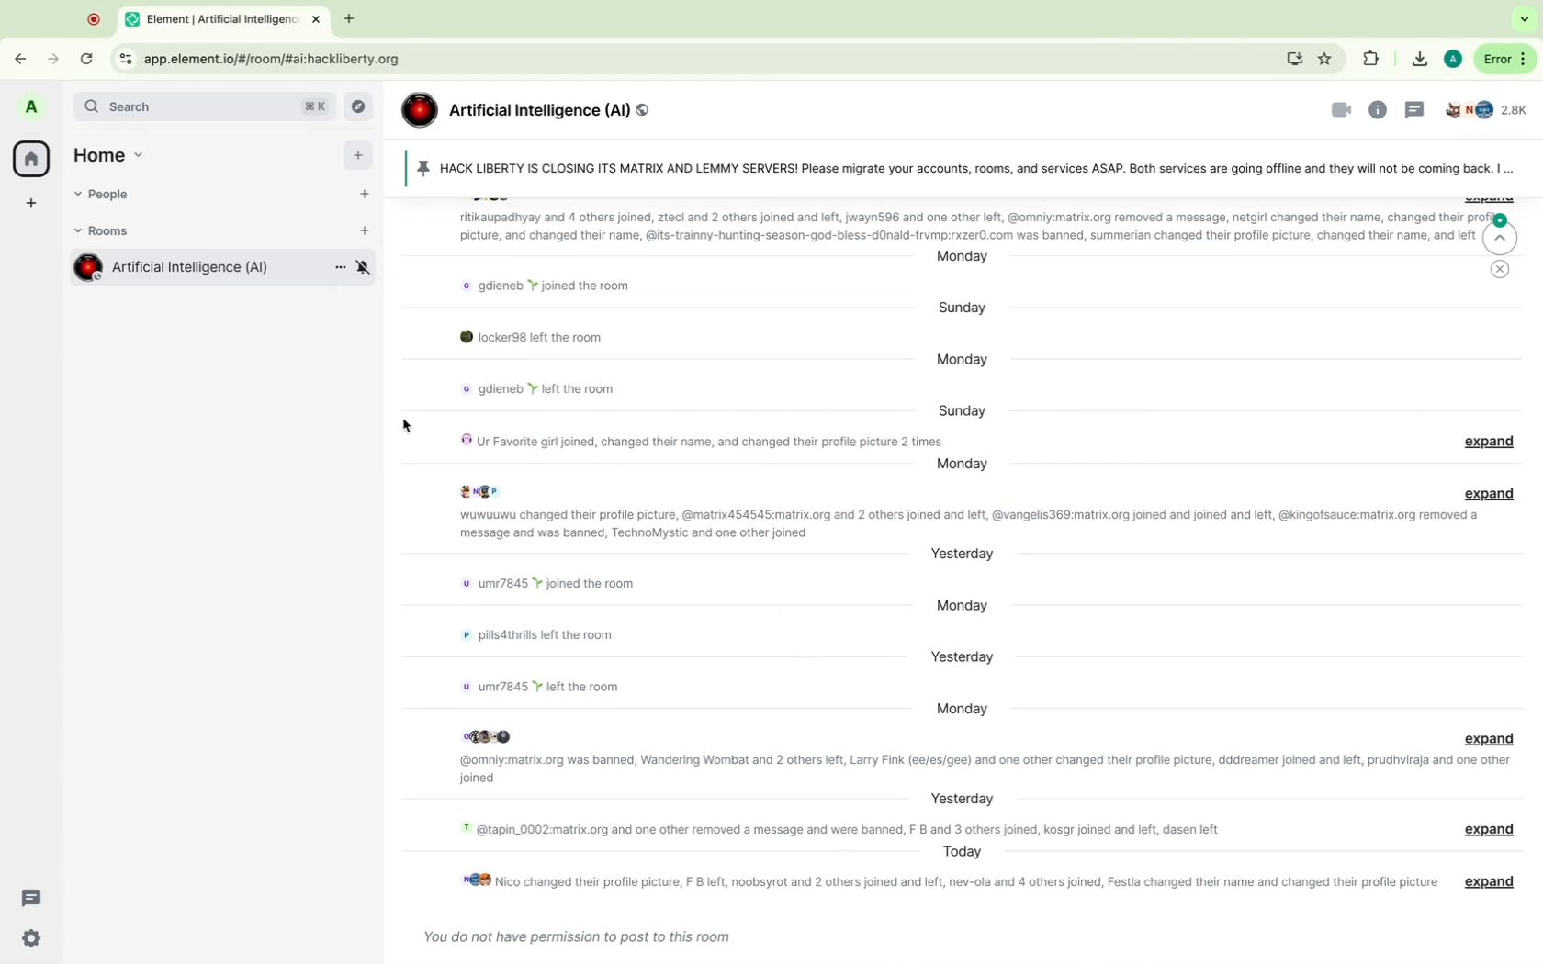 Image resolution: width=1543 pixels, height=964 pixels. What do you see at coordinates (33, 937) in the screenshot?
I see `quick settings` at bounding box center [33, 937].